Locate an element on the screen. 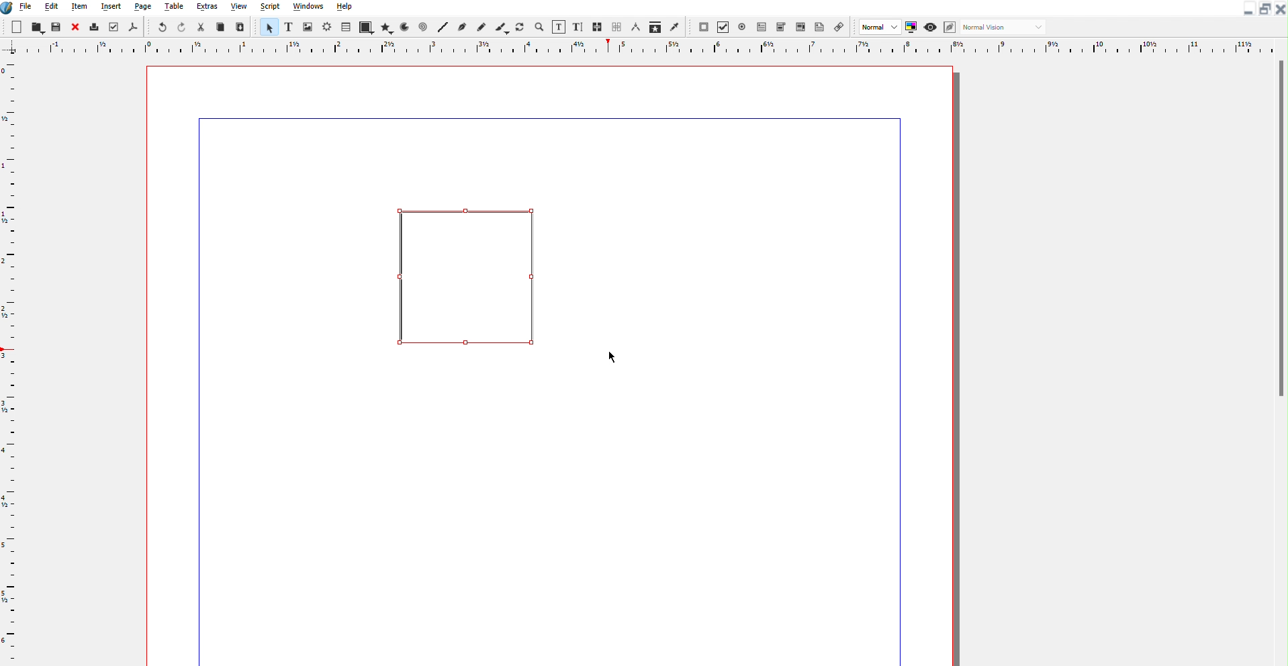  Open is located at coordinates (36, 28).